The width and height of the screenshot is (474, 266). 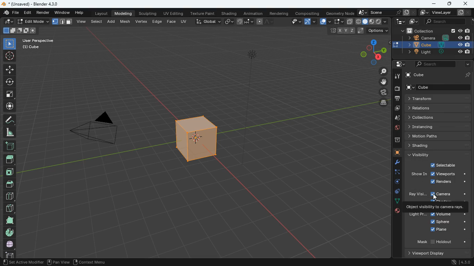 What do you see at coordinates (436, 44) in the screenshot?
I see `cube` at bounding box center [436, 44].